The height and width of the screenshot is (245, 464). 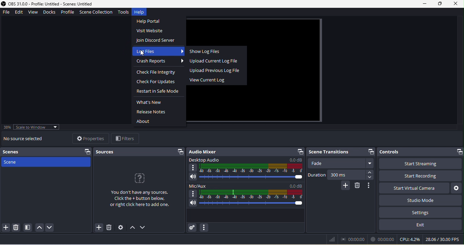 What do you see at coordinates (420, 213) in the screenshot?
I see `setting` at bounding box center [420, 213].